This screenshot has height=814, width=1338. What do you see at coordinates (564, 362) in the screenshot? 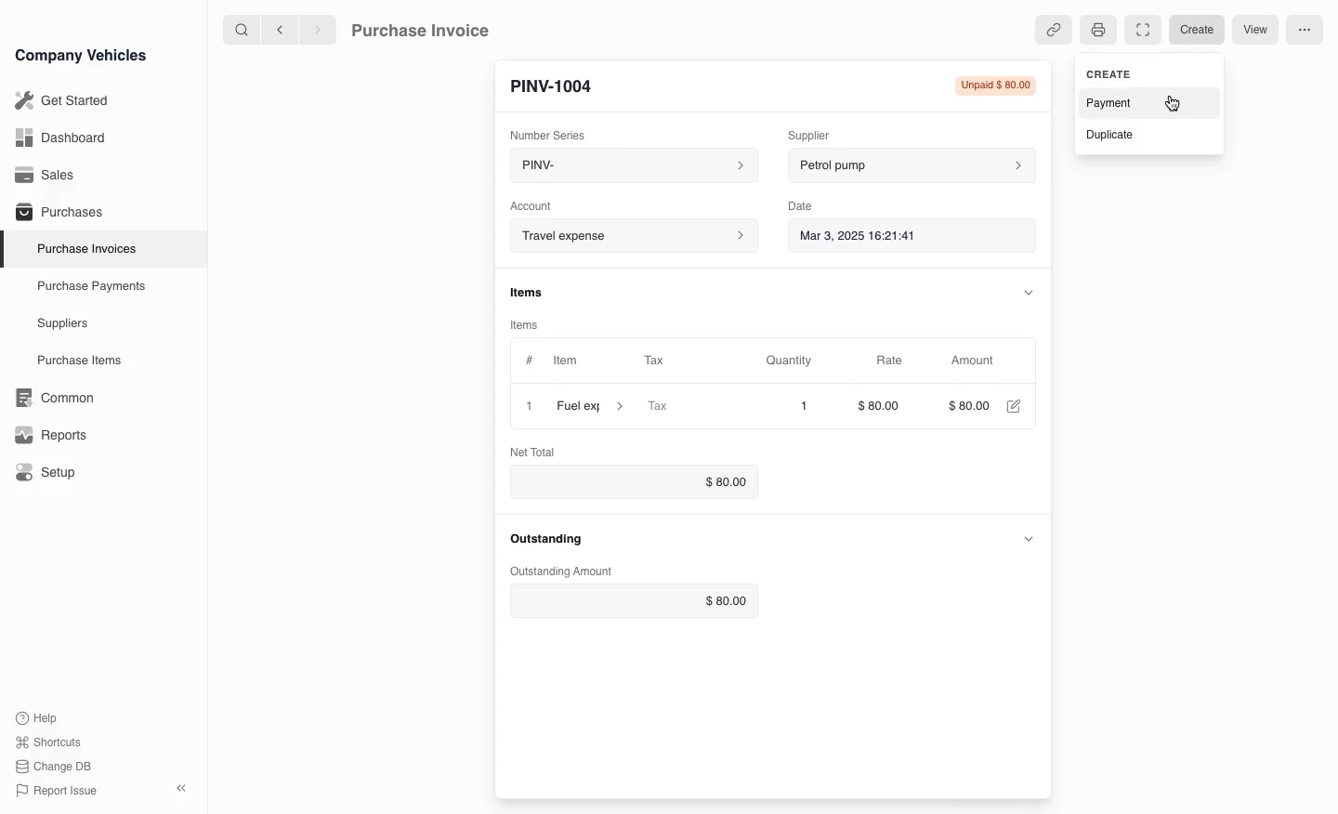
I see `Item` at bounding box center [564, 362].